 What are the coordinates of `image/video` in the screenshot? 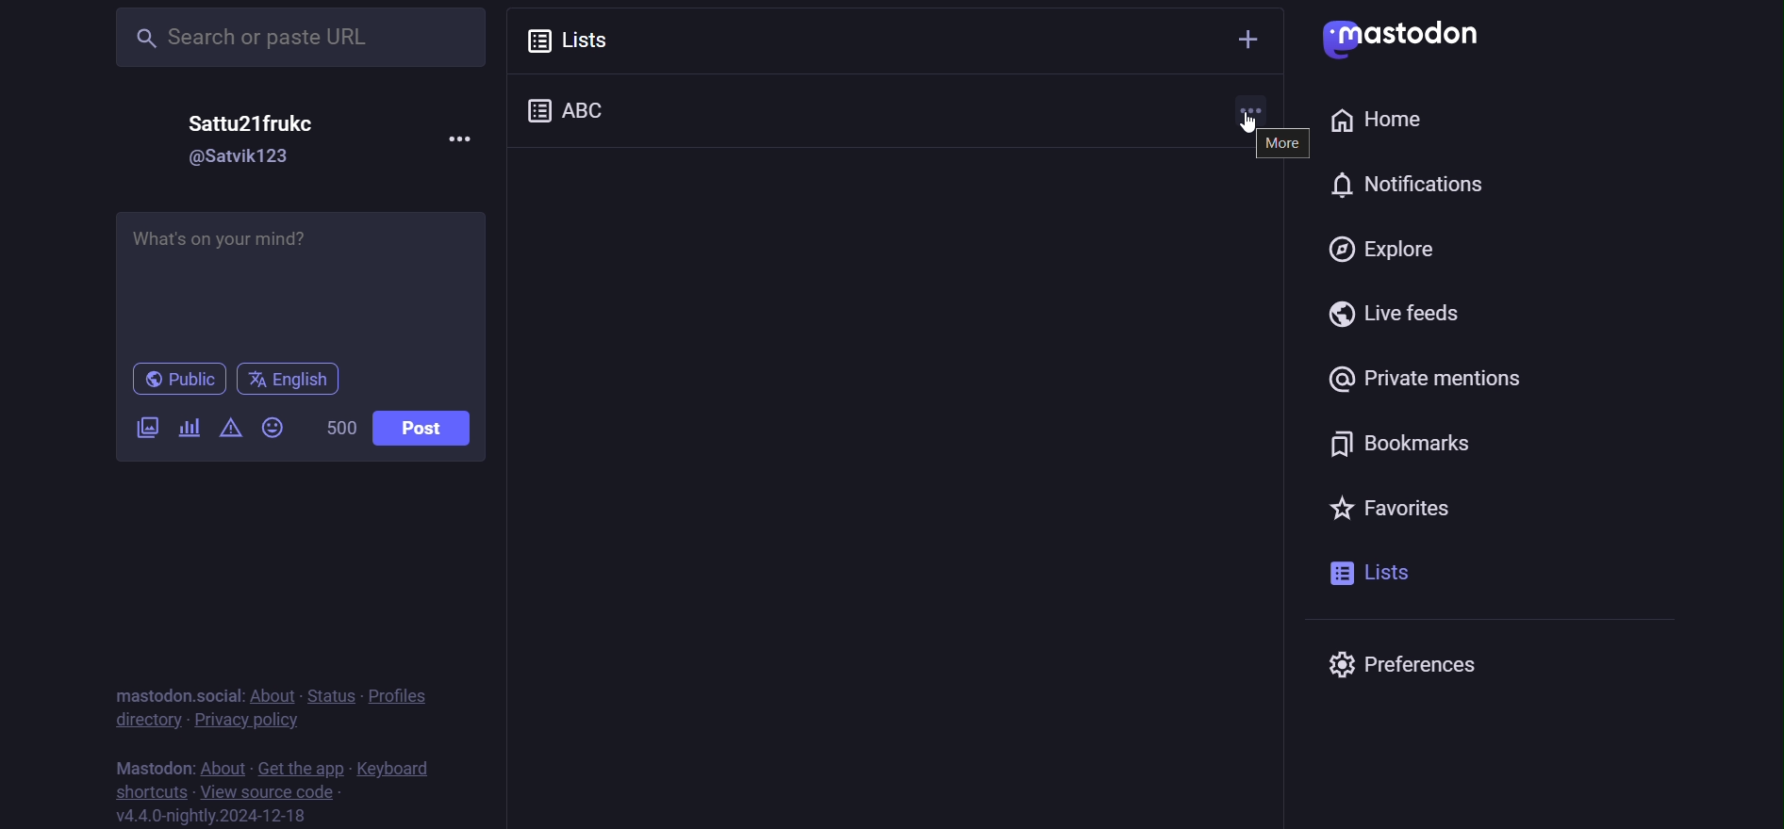 It's located at (146, 426).